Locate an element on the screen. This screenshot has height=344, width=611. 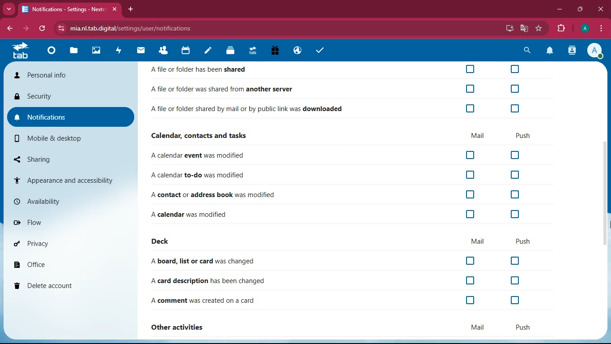
activity is located at coordinates (573, 51).